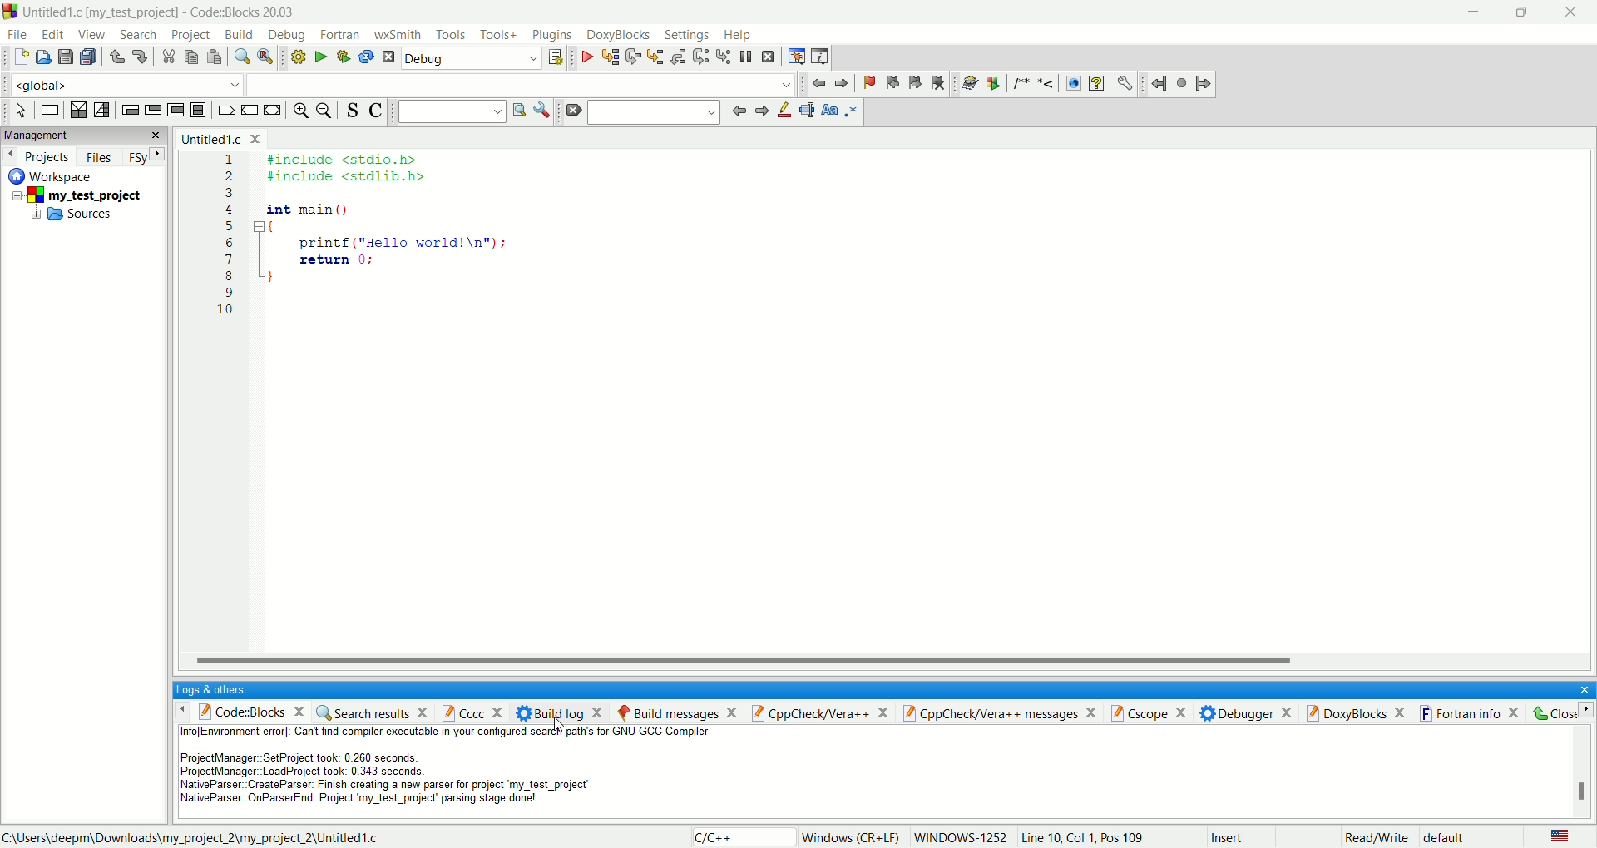  Describe the element at coordinates (190, 36) in the screenshot. I see `project` at that location.